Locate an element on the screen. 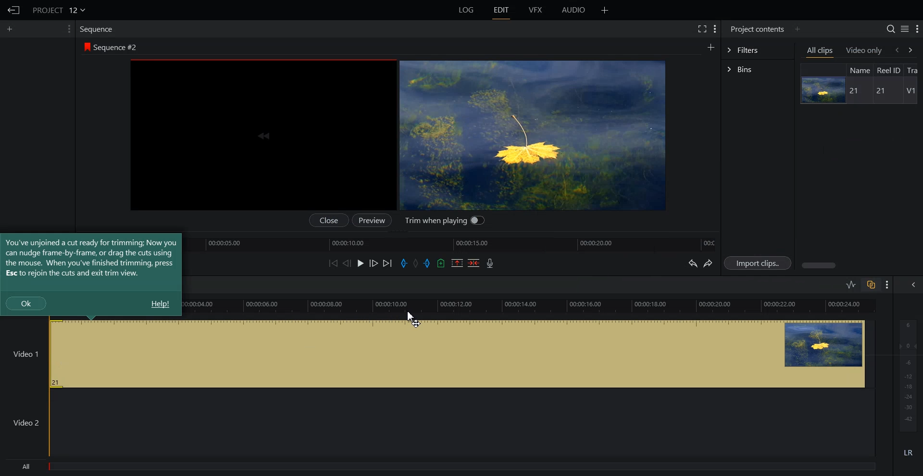 The width and height of the screenshot is (923, 476). Add an in mark at the current position is located at coordinates (404, 263).